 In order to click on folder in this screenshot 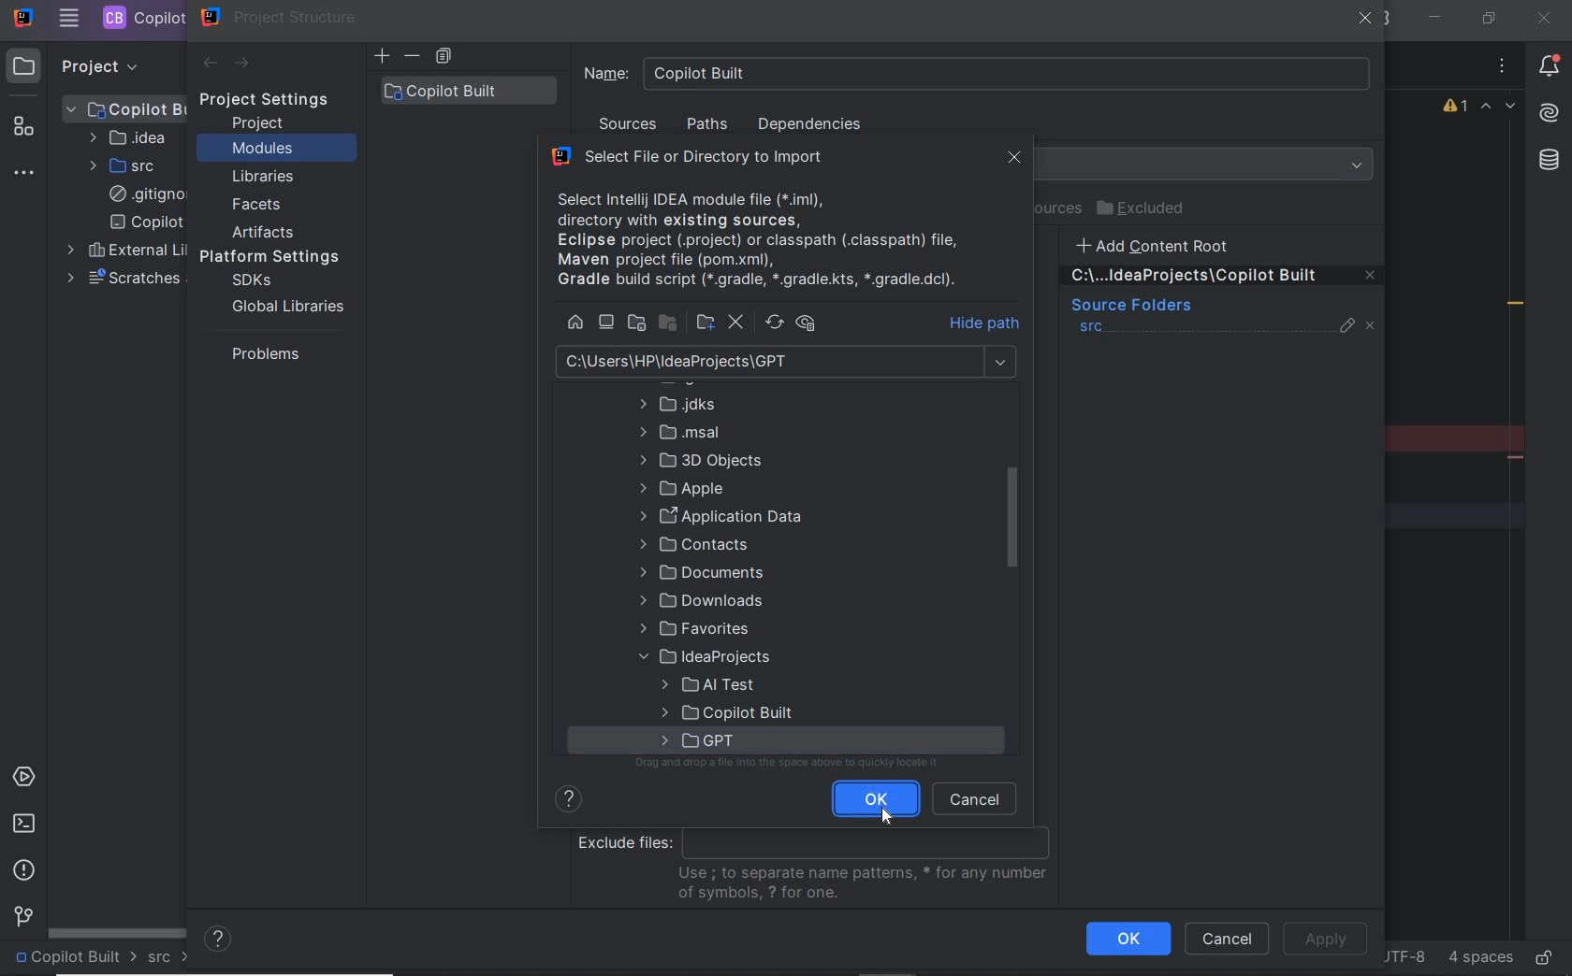, I will do `click(699, 601)`.